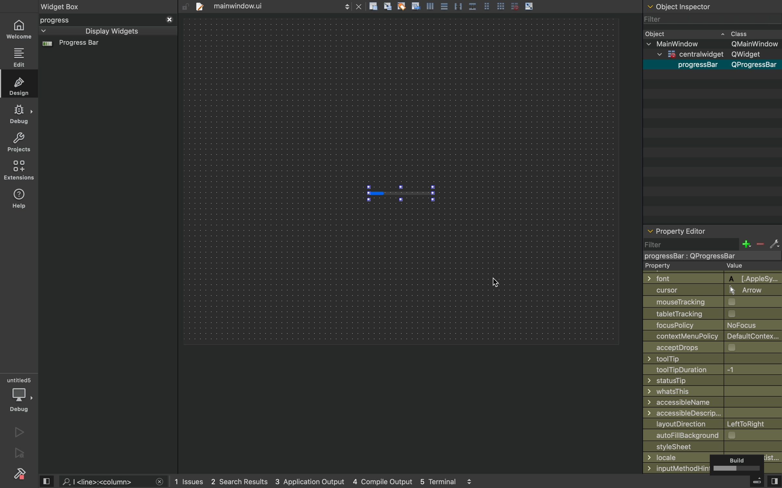 Image resolution: width=782 pixels, height=488 pixels. I want to click on inputmethodhints, so click(712, 467).